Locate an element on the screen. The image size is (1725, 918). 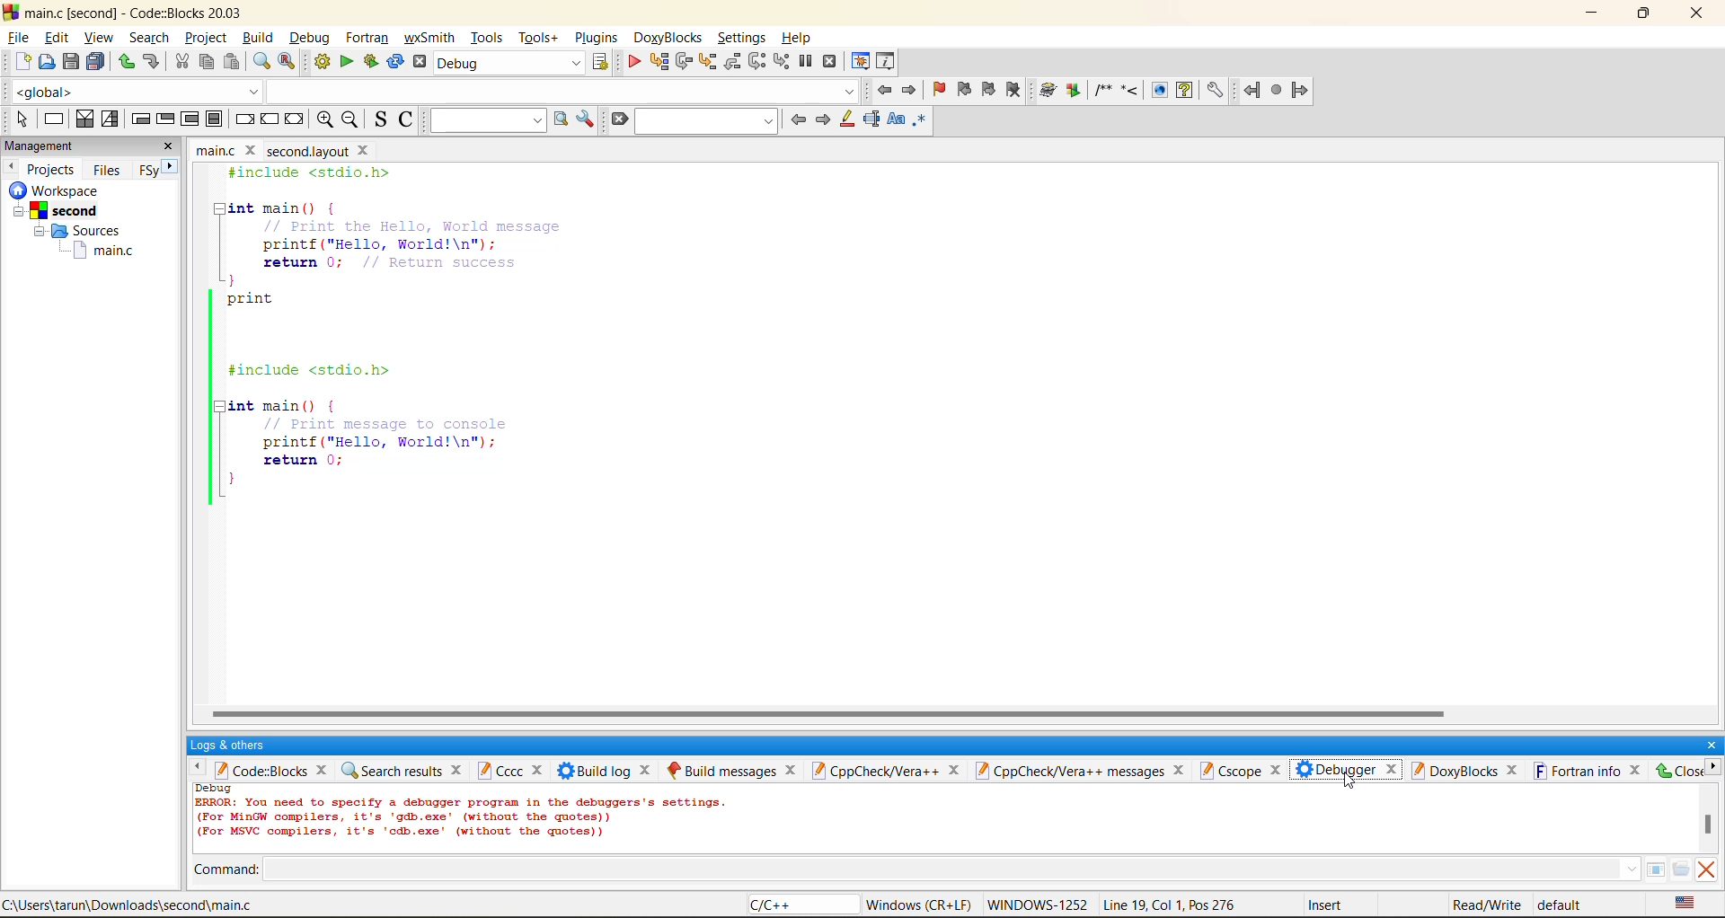
replace is located at coordinates (285, 62).